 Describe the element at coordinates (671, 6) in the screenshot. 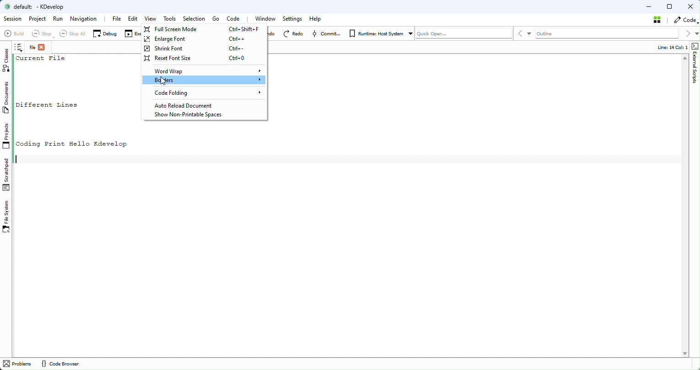

I see `Box` at that location.